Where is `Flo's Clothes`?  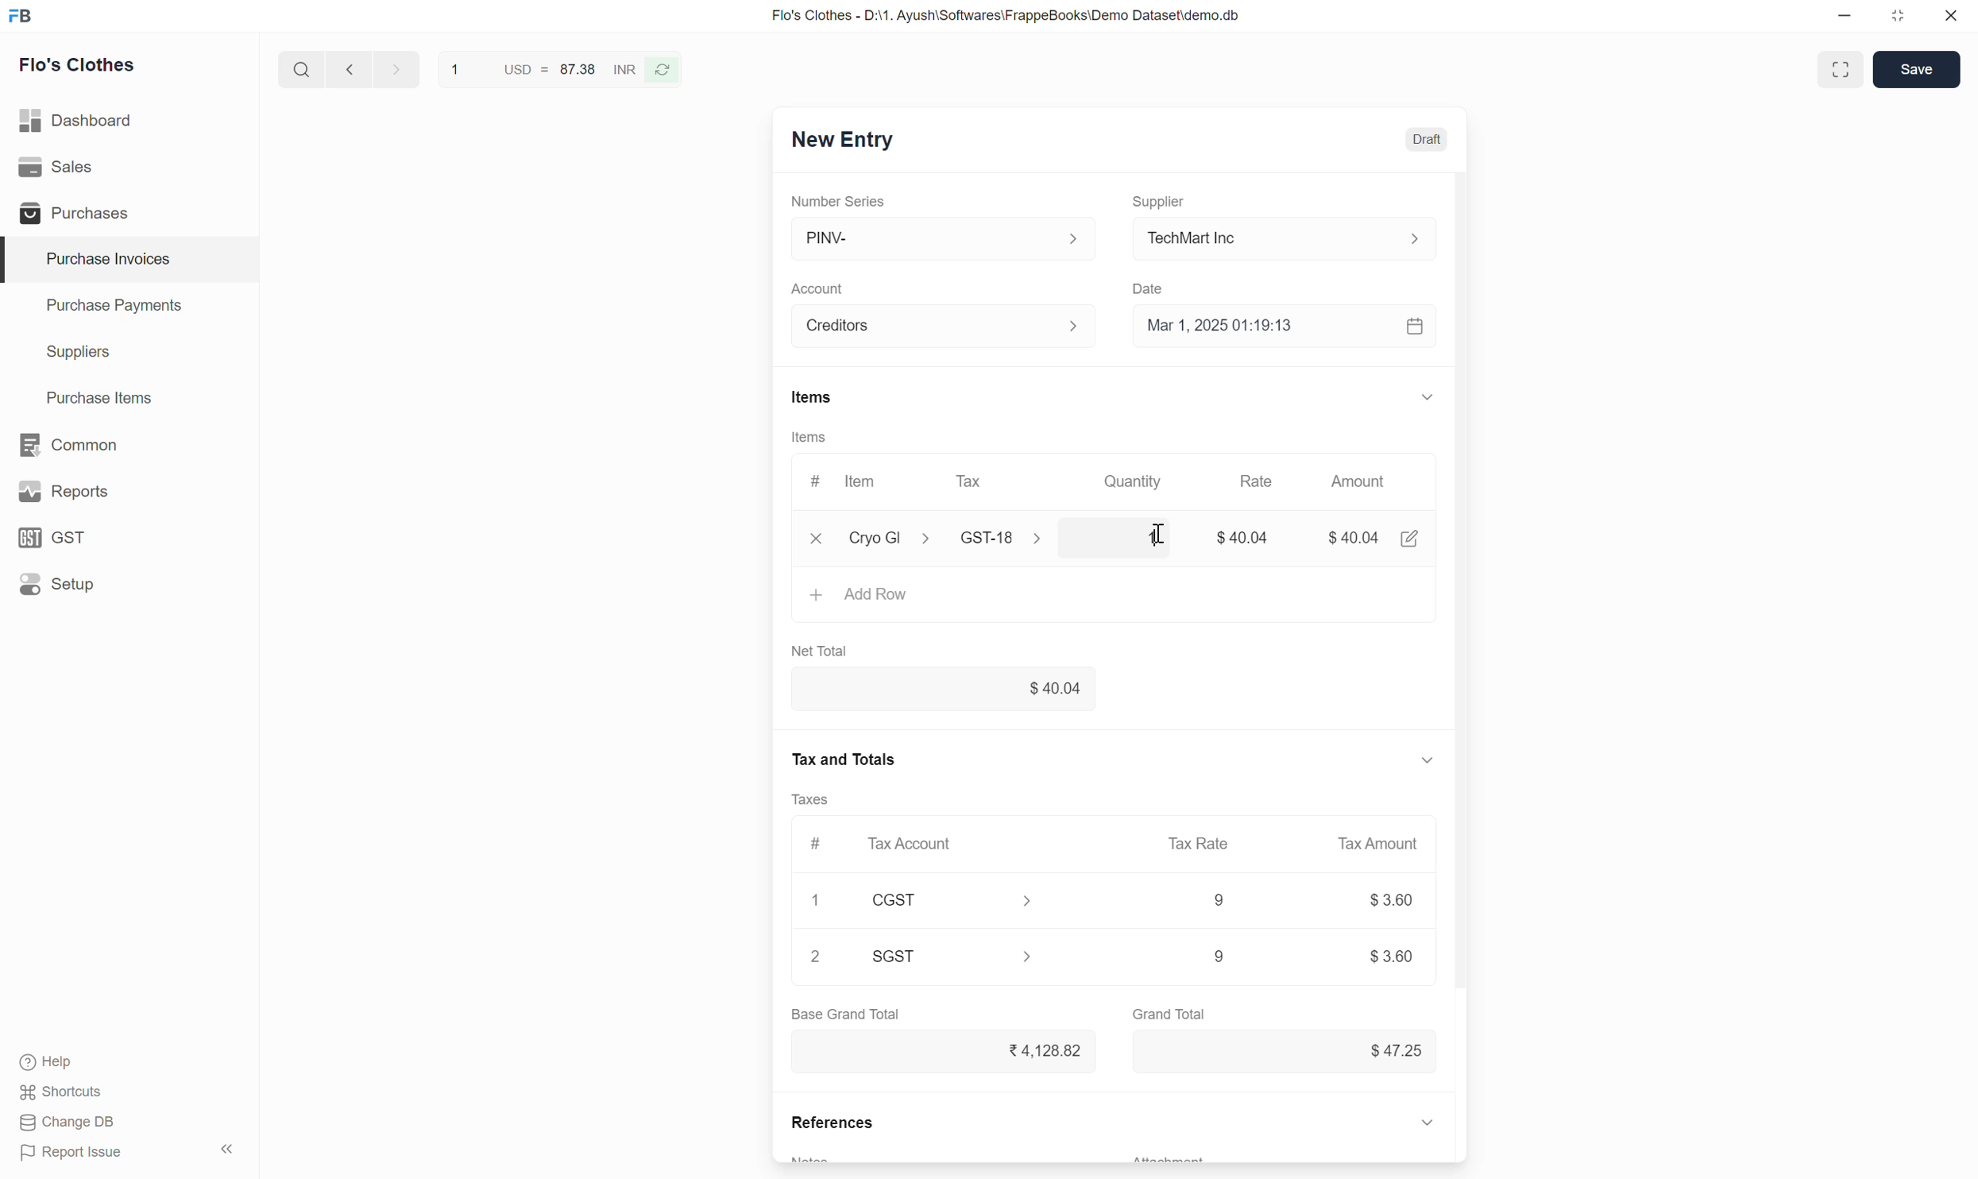
Flo's Clothes is located at coordinates (80, 68).